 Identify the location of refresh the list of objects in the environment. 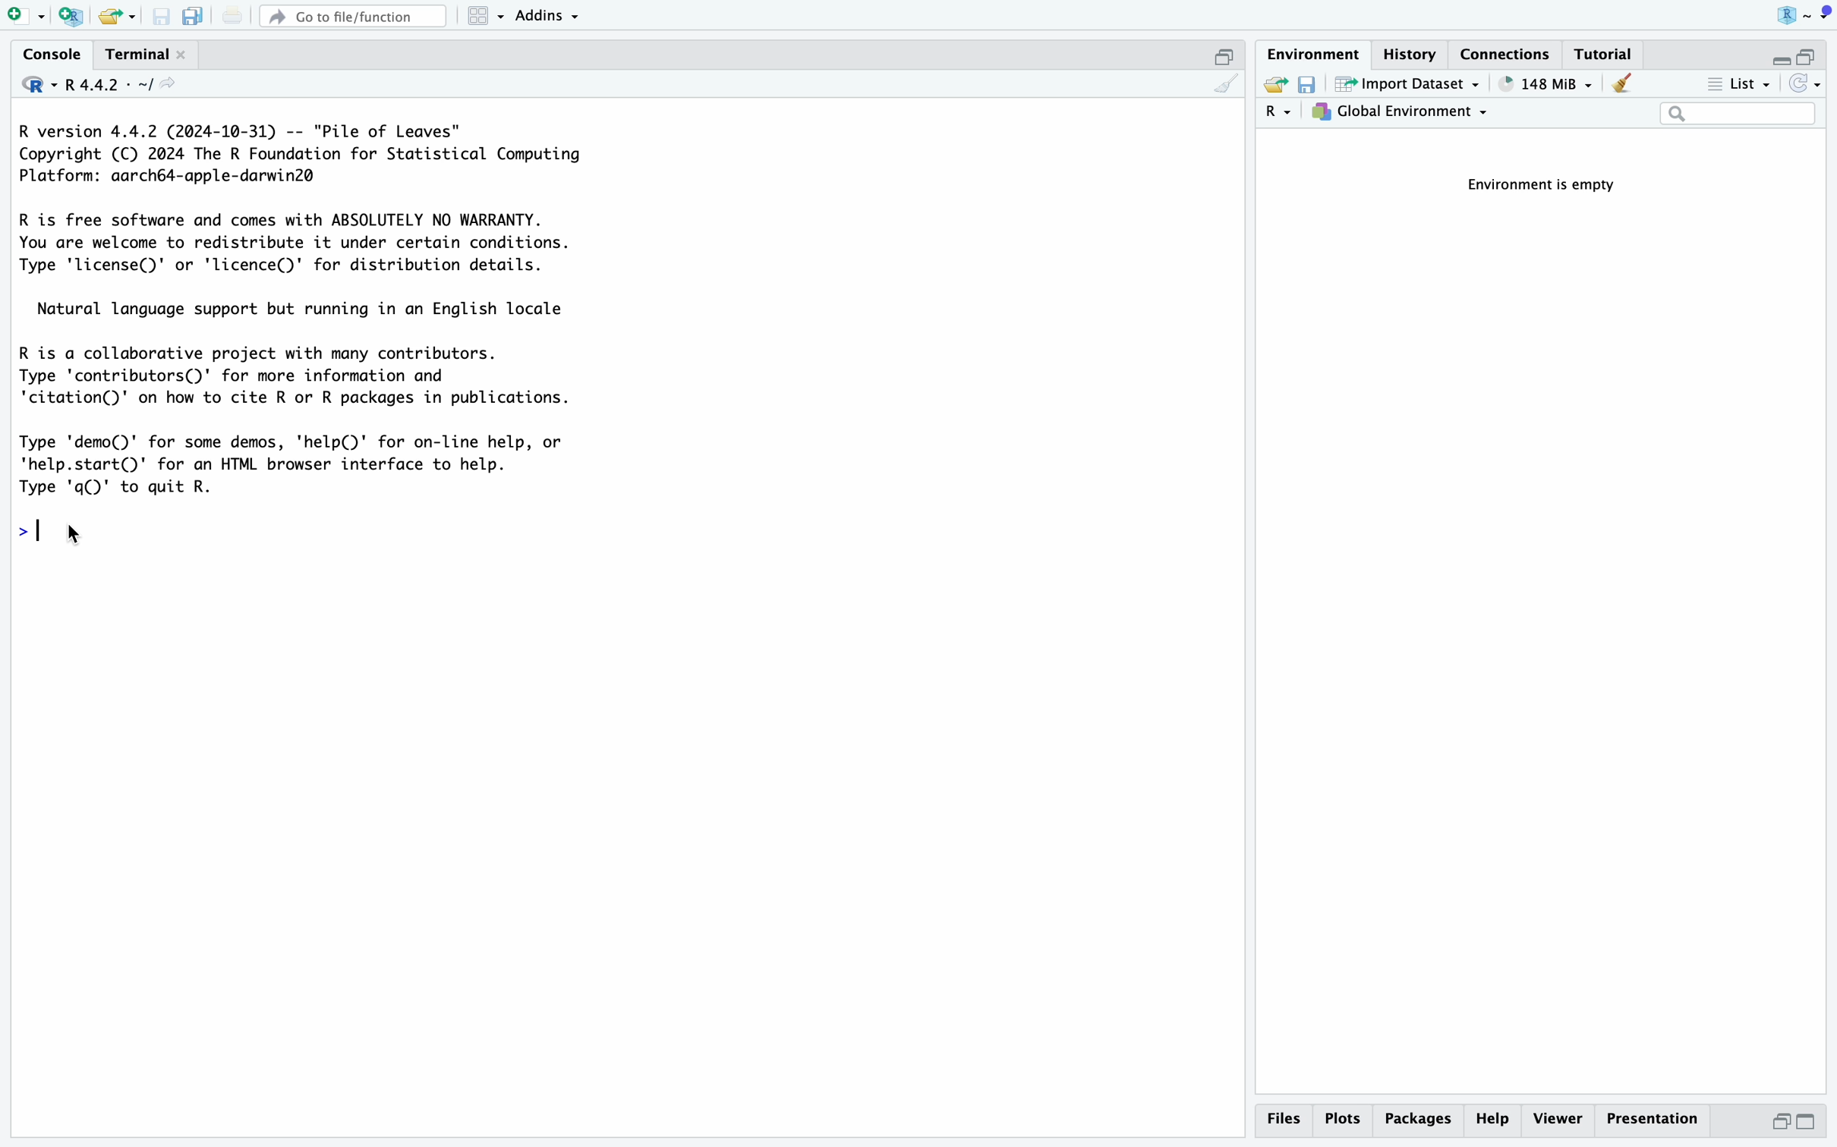
(1807, 86).